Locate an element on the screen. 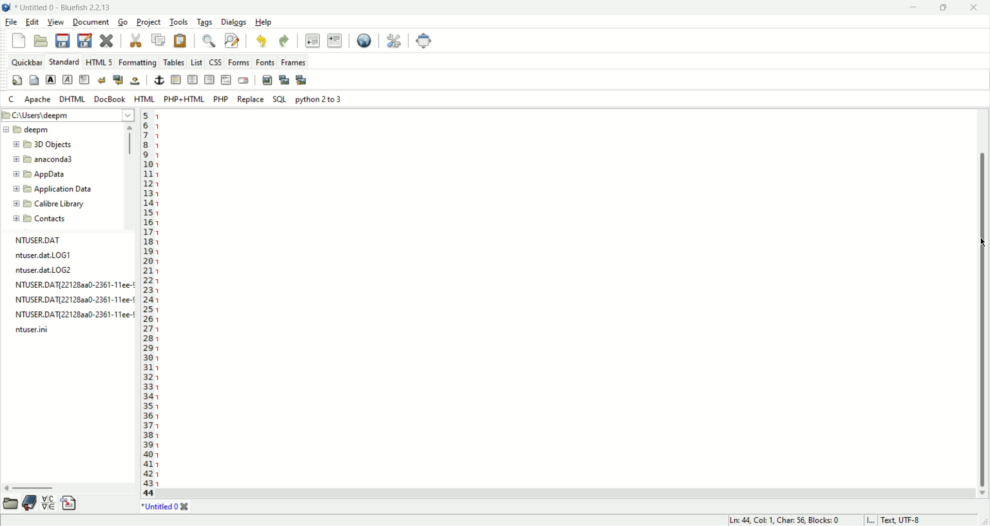 This screenshot has height=526, width=990. maximize is located at coordinates (946, 7).